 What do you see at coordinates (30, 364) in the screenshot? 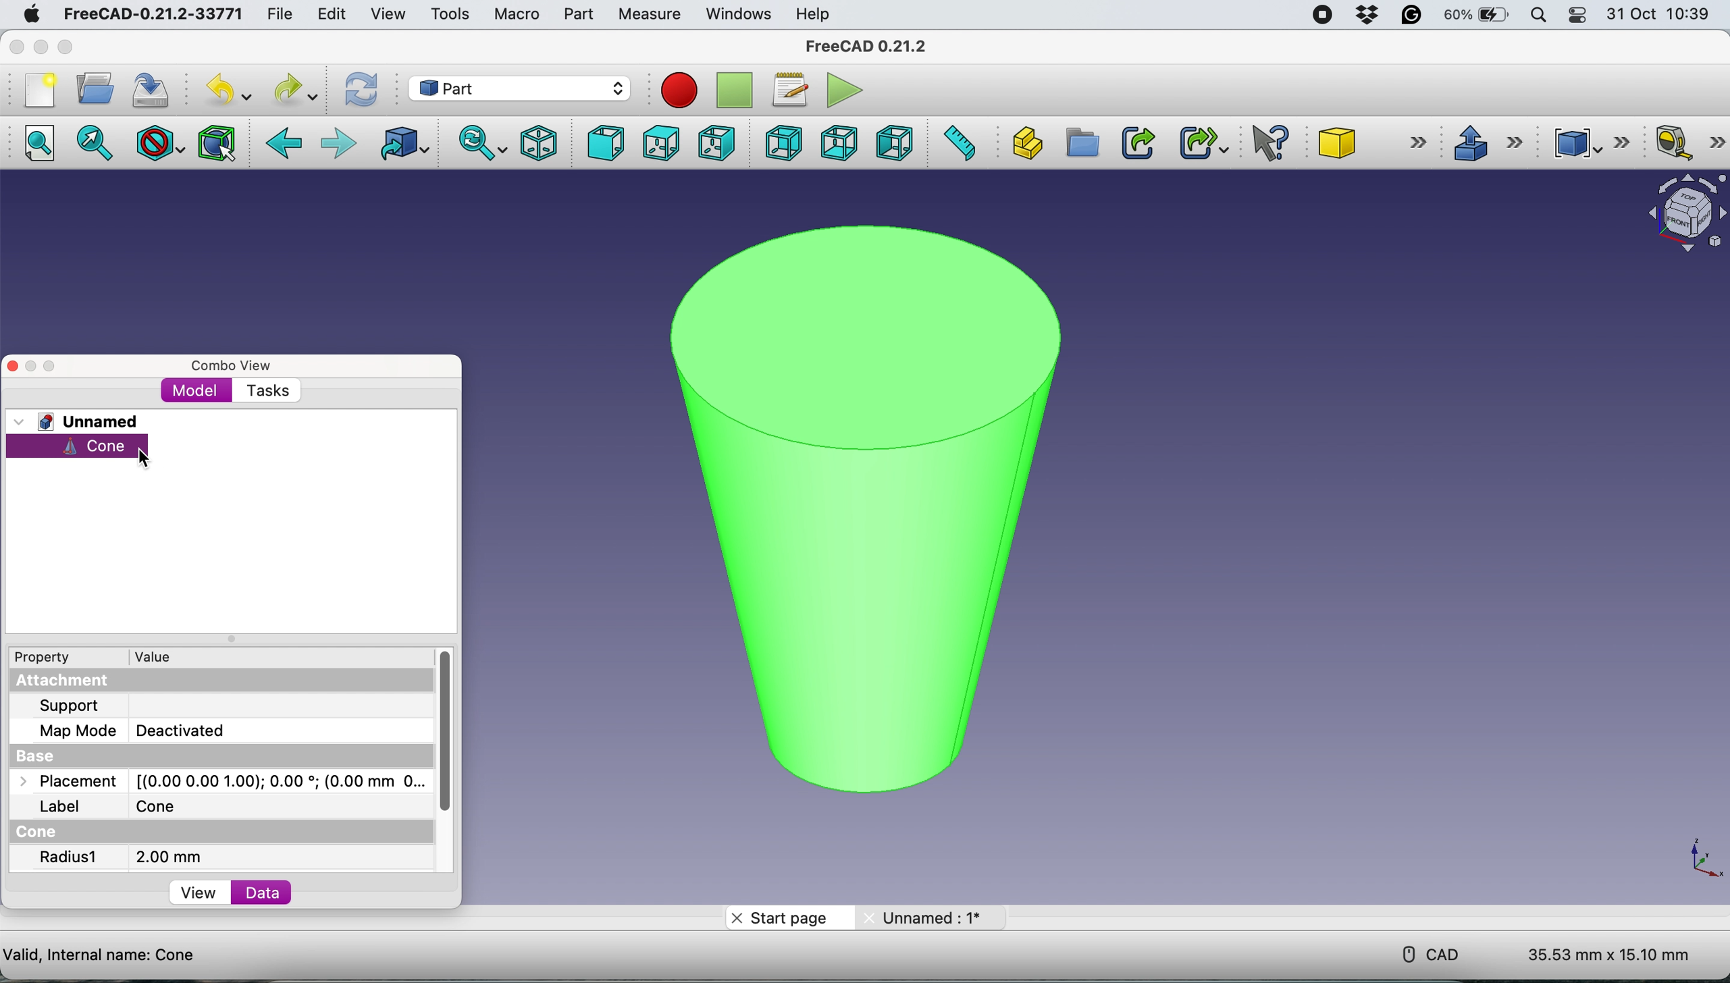
I see `minimise` at bounding box center [30, 364].